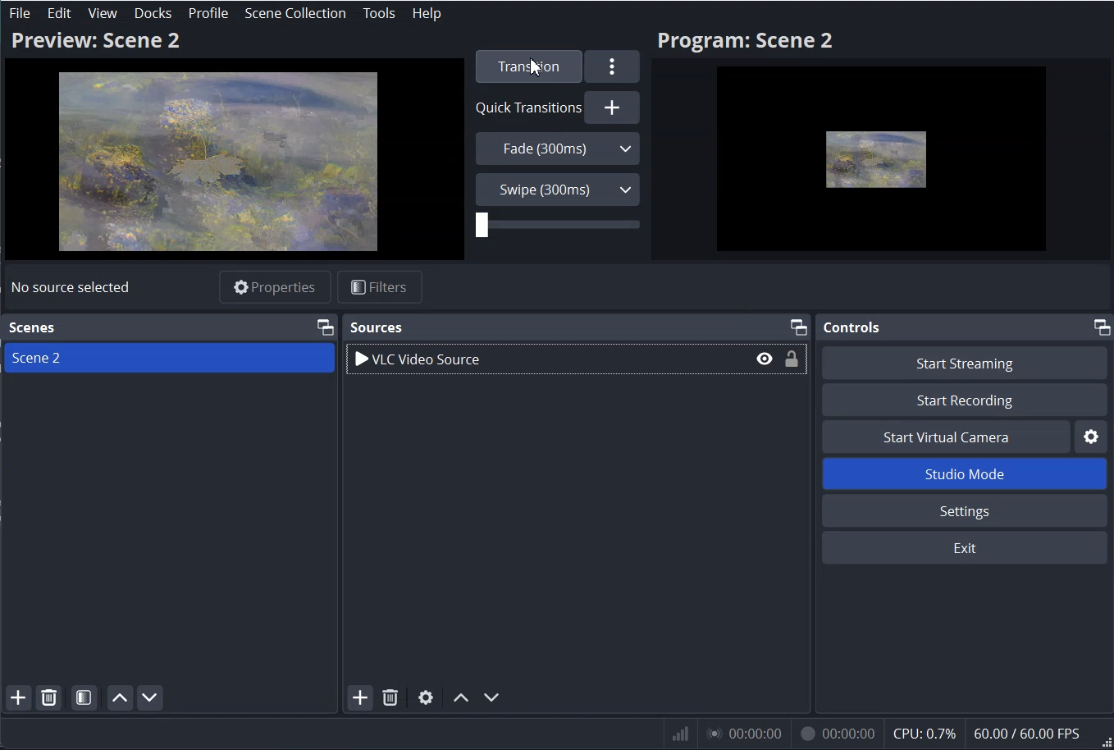 This screenshot has width=1114, height=750. What do you see at coordinates (389, 697) in the screenshot?
I see `Remove Selected Source` at bounding box center [389, 697].